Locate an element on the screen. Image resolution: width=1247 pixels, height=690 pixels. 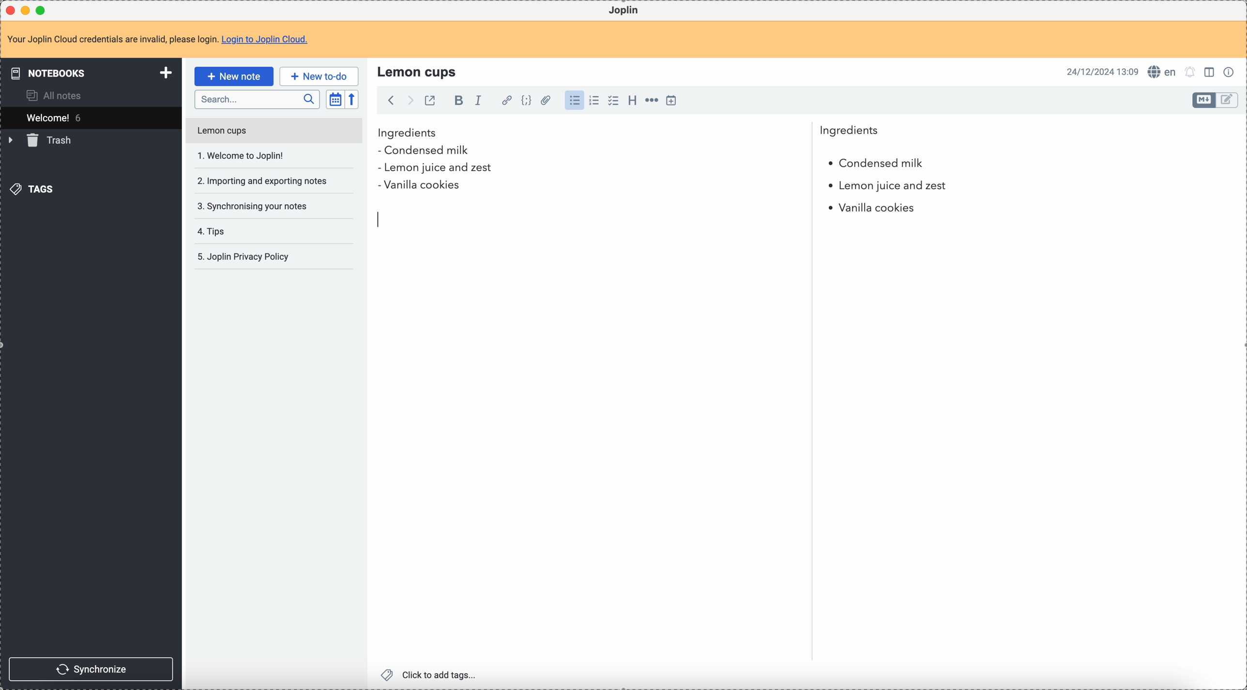
click to add tags is located at coordinates (431, 674).